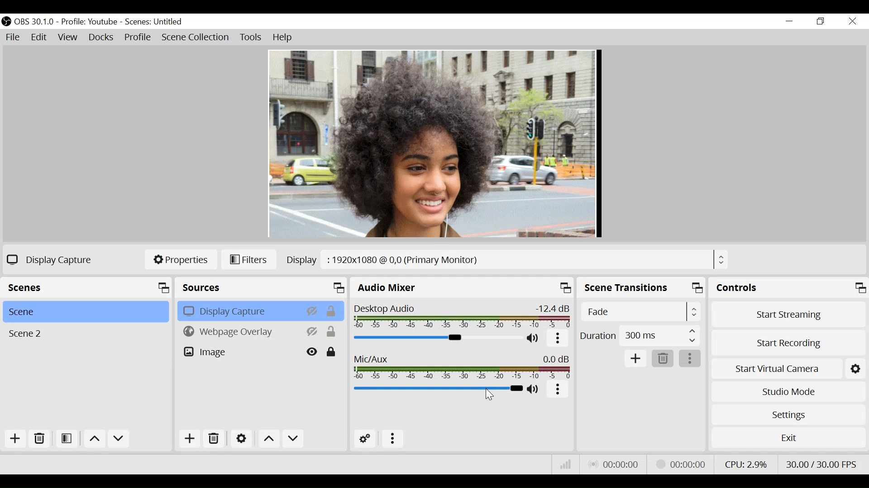 Image resolution: width=869 pixels, height=488 pixels. What do you see at coordinates (506, 260) in the screenshot?
I see `Display Browse` at bounding box center [506, 260].